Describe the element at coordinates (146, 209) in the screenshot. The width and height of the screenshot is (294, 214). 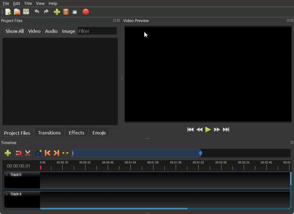
I see `Horizontal Scroll bar ` at that location.